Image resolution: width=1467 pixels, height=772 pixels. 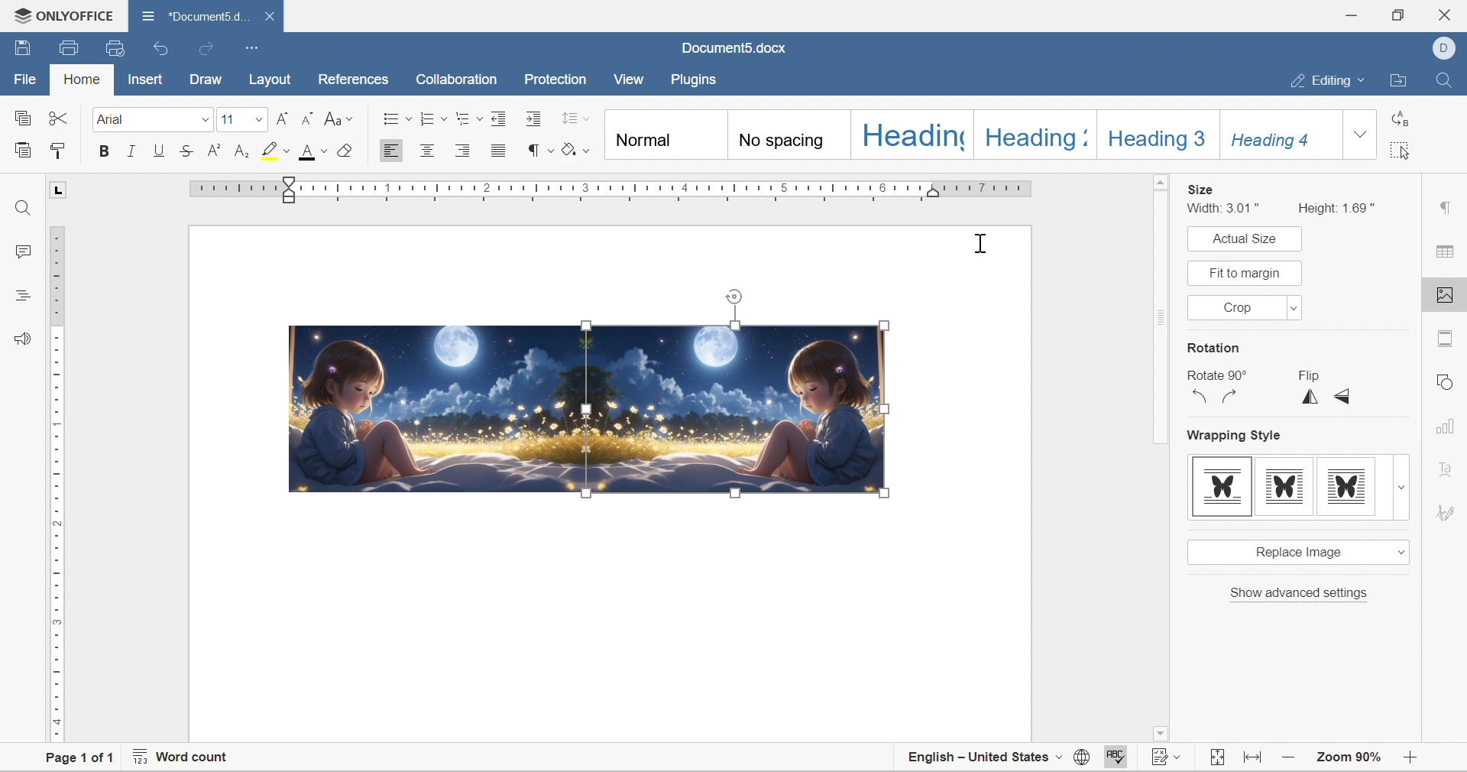 I want to click on nonprinting characters, so click(x=539, y=150).